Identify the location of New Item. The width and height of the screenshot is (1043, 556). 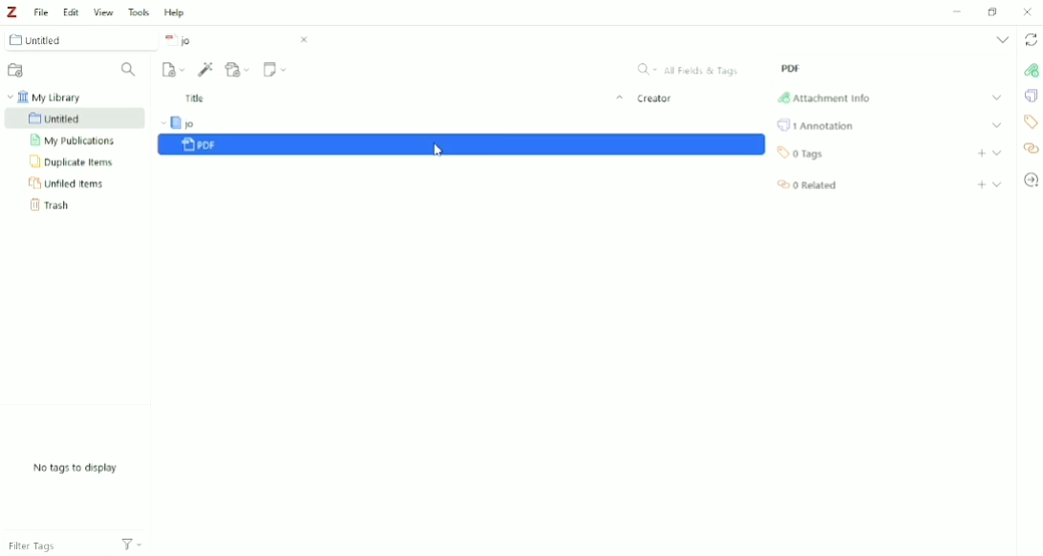
(175, 70).